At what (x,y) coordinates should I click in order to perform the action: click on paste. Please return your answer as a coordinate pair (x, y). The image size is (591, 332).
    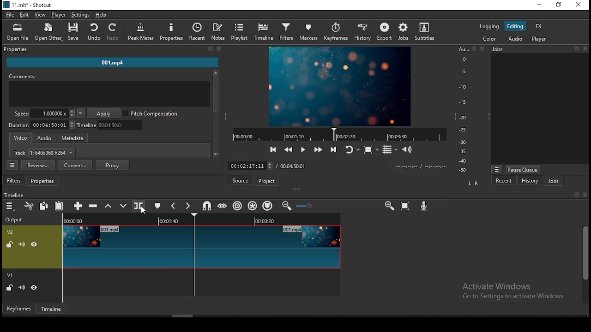
    Looking at the image, I should click on (59, 207).